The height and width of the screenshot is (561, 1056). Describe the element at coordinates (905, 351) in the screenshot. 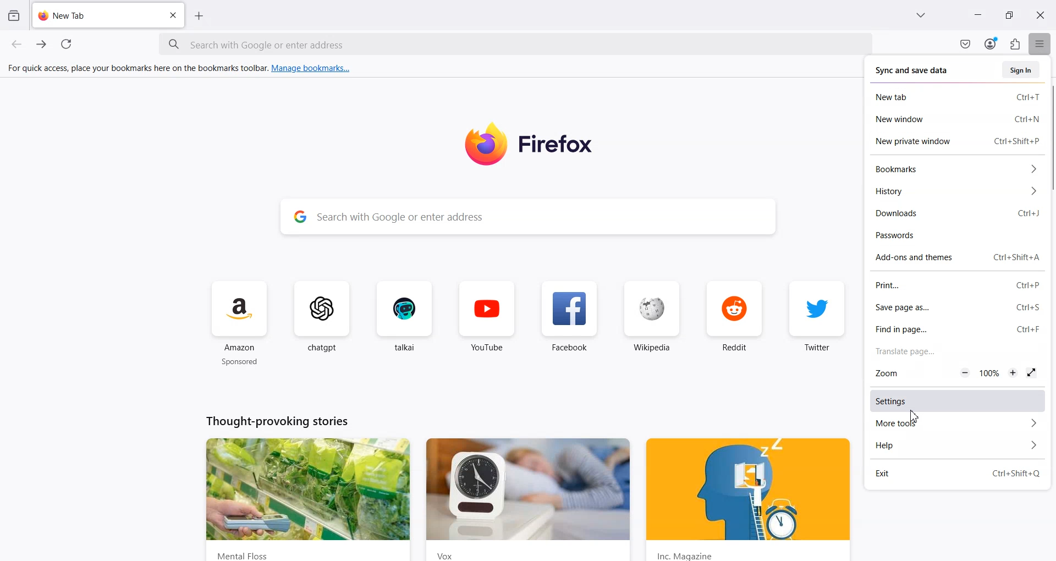

I see `Twitter Translate page.` at that location.